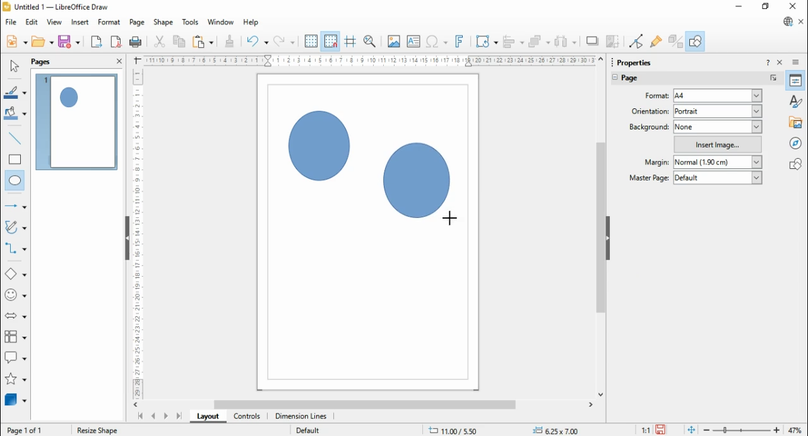  What do you see at coordinates (80, 23) in the screenshot?
I see `insert` at bounding box center [80, 23].